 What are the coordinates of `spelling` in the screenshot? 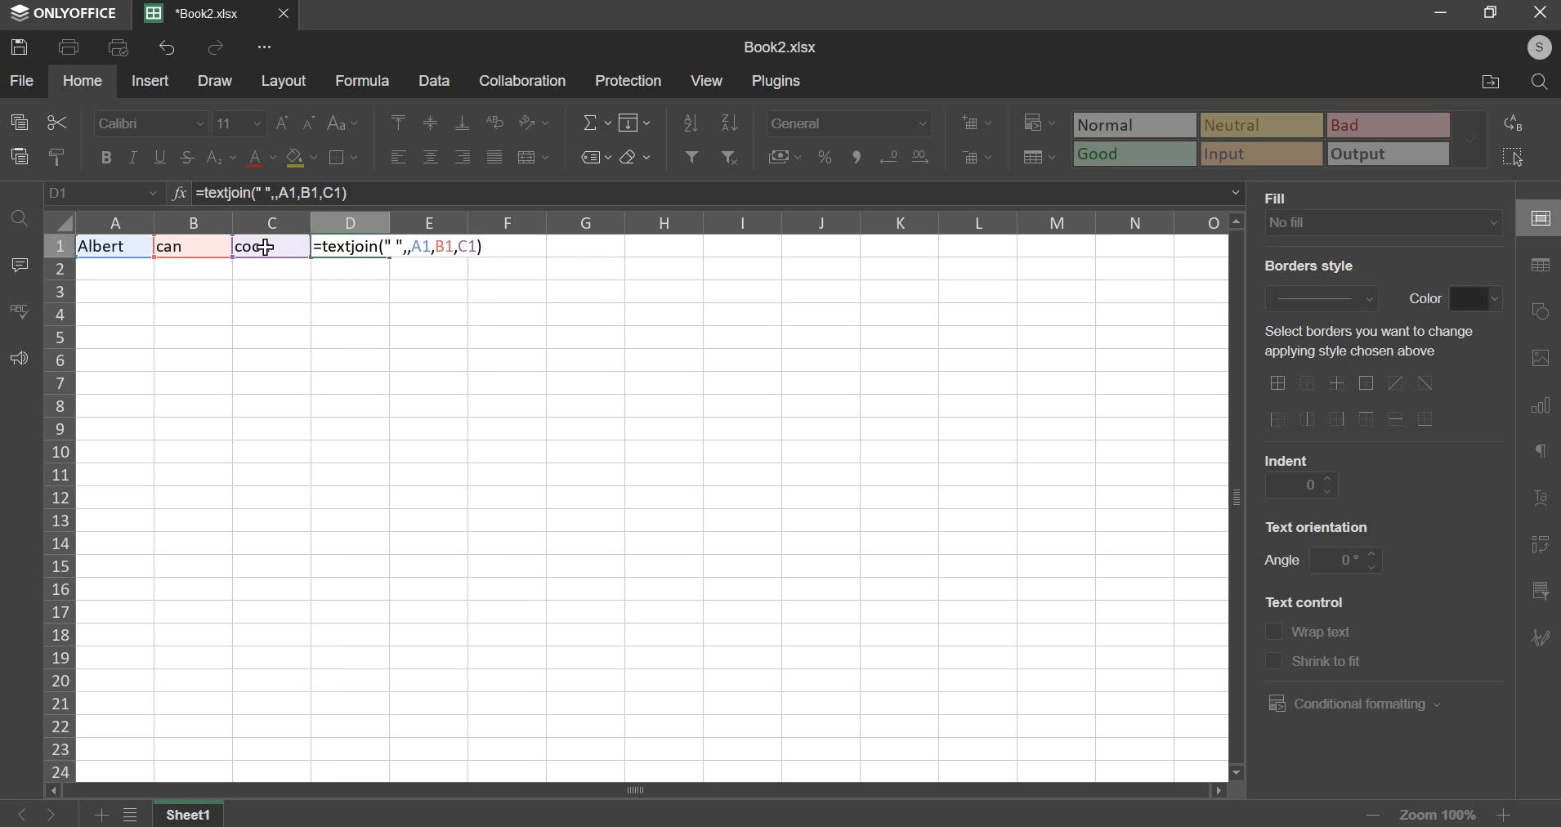 It's located at (19, 311).